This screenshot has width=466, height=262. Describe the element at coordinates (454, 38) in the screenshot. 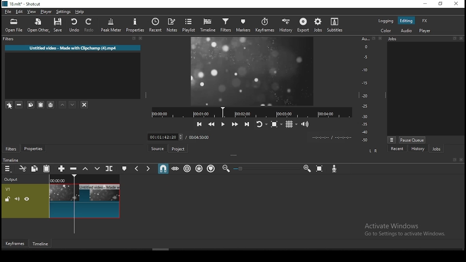

I see `Detach` at that location.